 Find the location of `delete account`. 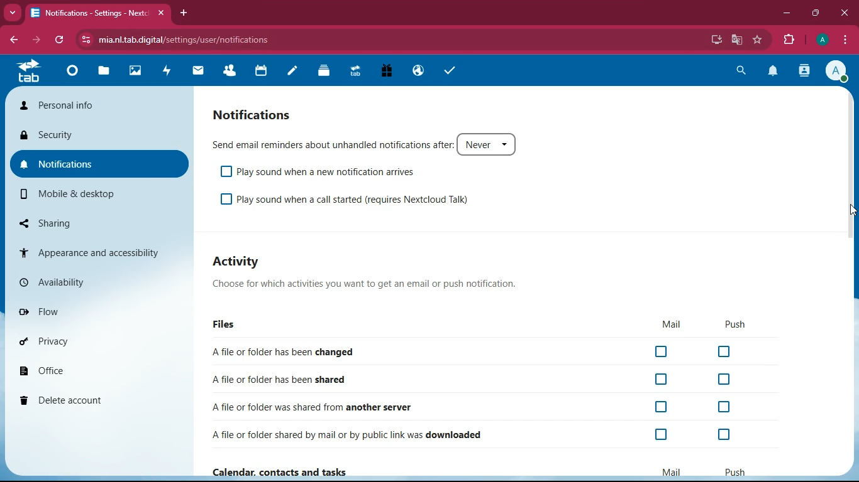

delete account is located at coordinates (96, 402).